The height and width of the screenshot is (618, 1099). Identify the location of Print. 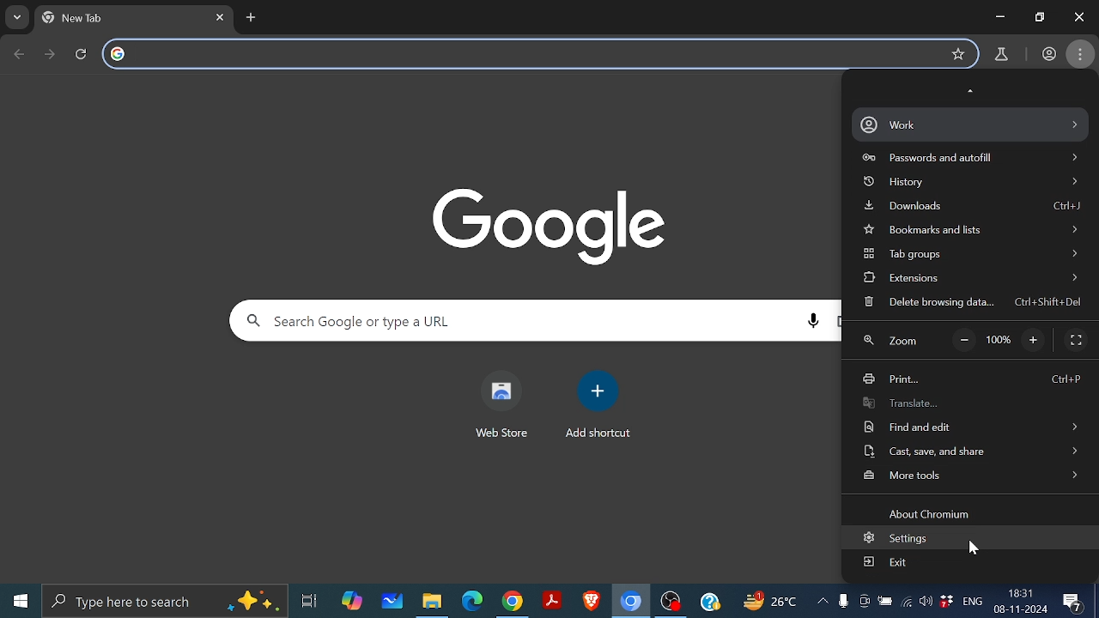
(973, 381).